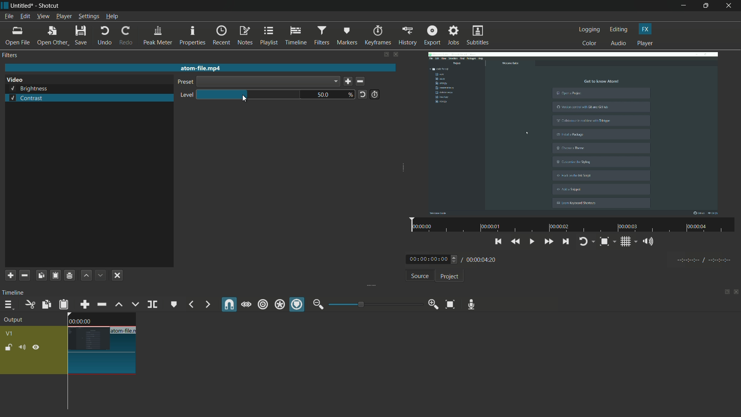 The width and height of the screenshot is (741, 417). Describe the element at coordinates (650, 242) in the screenshot. I see `show the volume control` at that location.